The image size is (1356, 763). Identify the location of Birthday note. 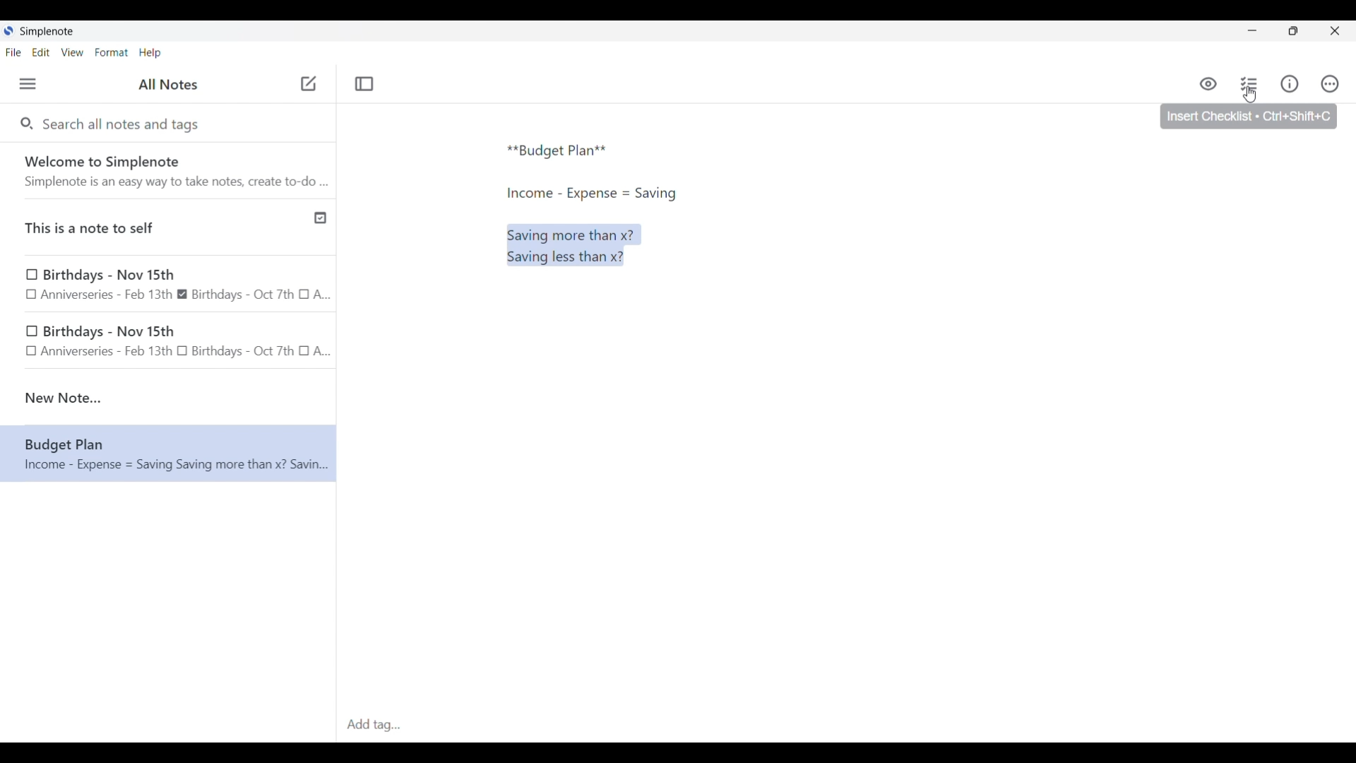
(169, 283).